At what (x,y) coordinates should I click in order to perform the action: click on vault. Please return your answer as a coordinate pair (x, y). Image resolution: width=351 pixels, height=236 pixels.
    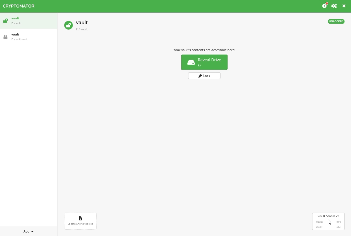
    Looking at the image, I should click on (28, 37).